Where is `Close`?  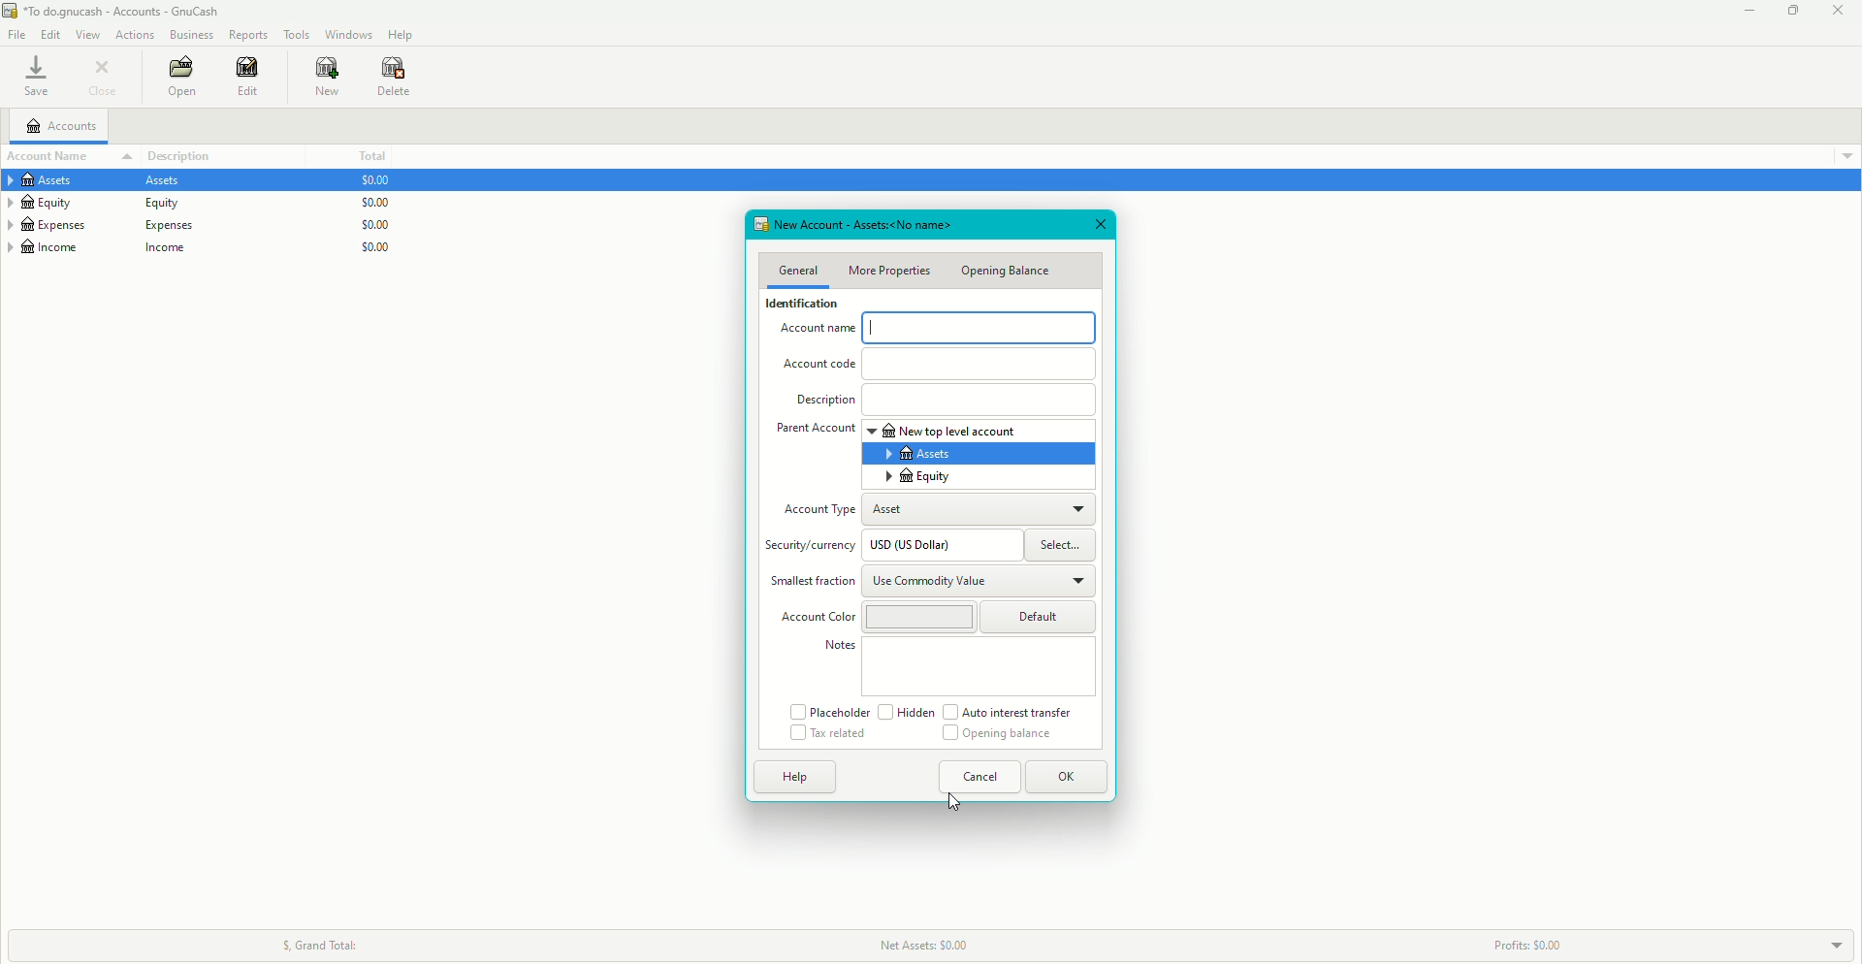
Close is located at coordinates (1838, 12).